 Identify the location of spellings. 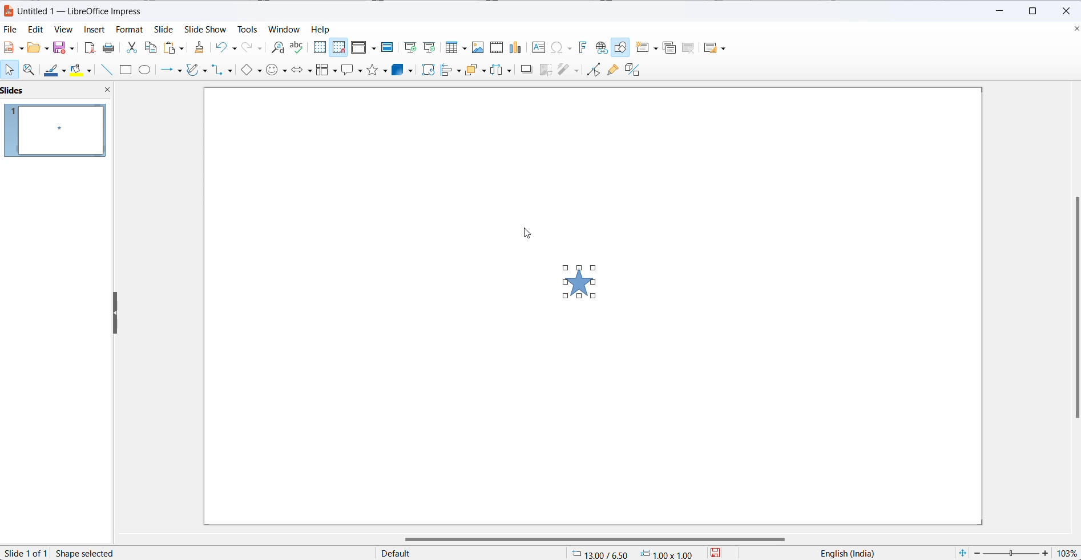
(298, 47).